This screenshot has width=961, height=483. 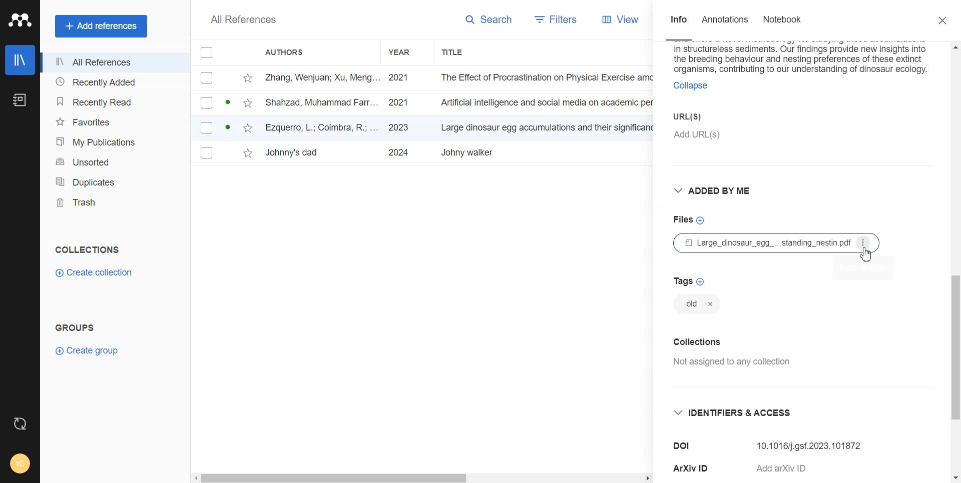 What do you see at coordinates (397, 127) in the screenshot?
I see `2023` at bounding box center [397, 127].